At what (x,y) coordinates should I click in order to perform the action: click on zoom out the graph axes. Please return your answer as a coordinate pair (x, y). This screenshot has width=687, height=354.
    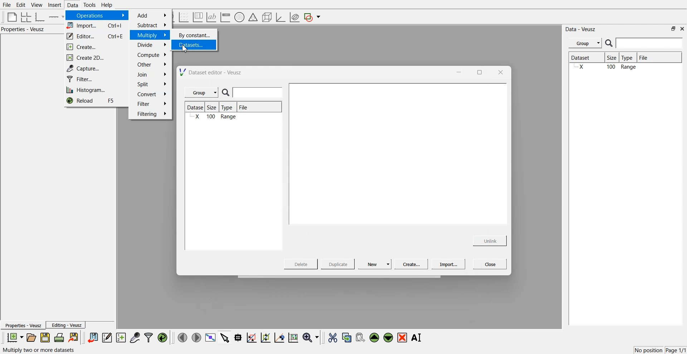
    Looking at the image, I should click on (265, 337).